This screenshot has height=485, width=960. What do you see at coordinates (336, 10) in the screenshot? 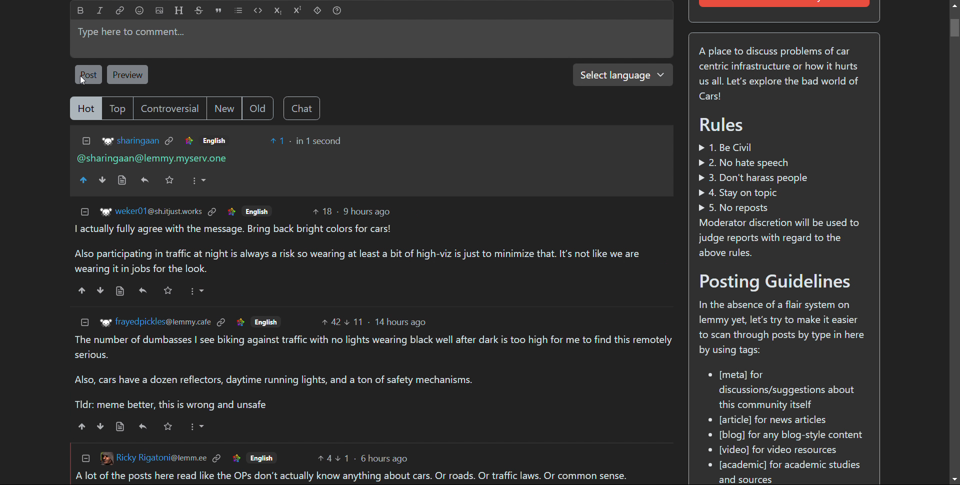
I see `help` at bounding box center [336, 10].